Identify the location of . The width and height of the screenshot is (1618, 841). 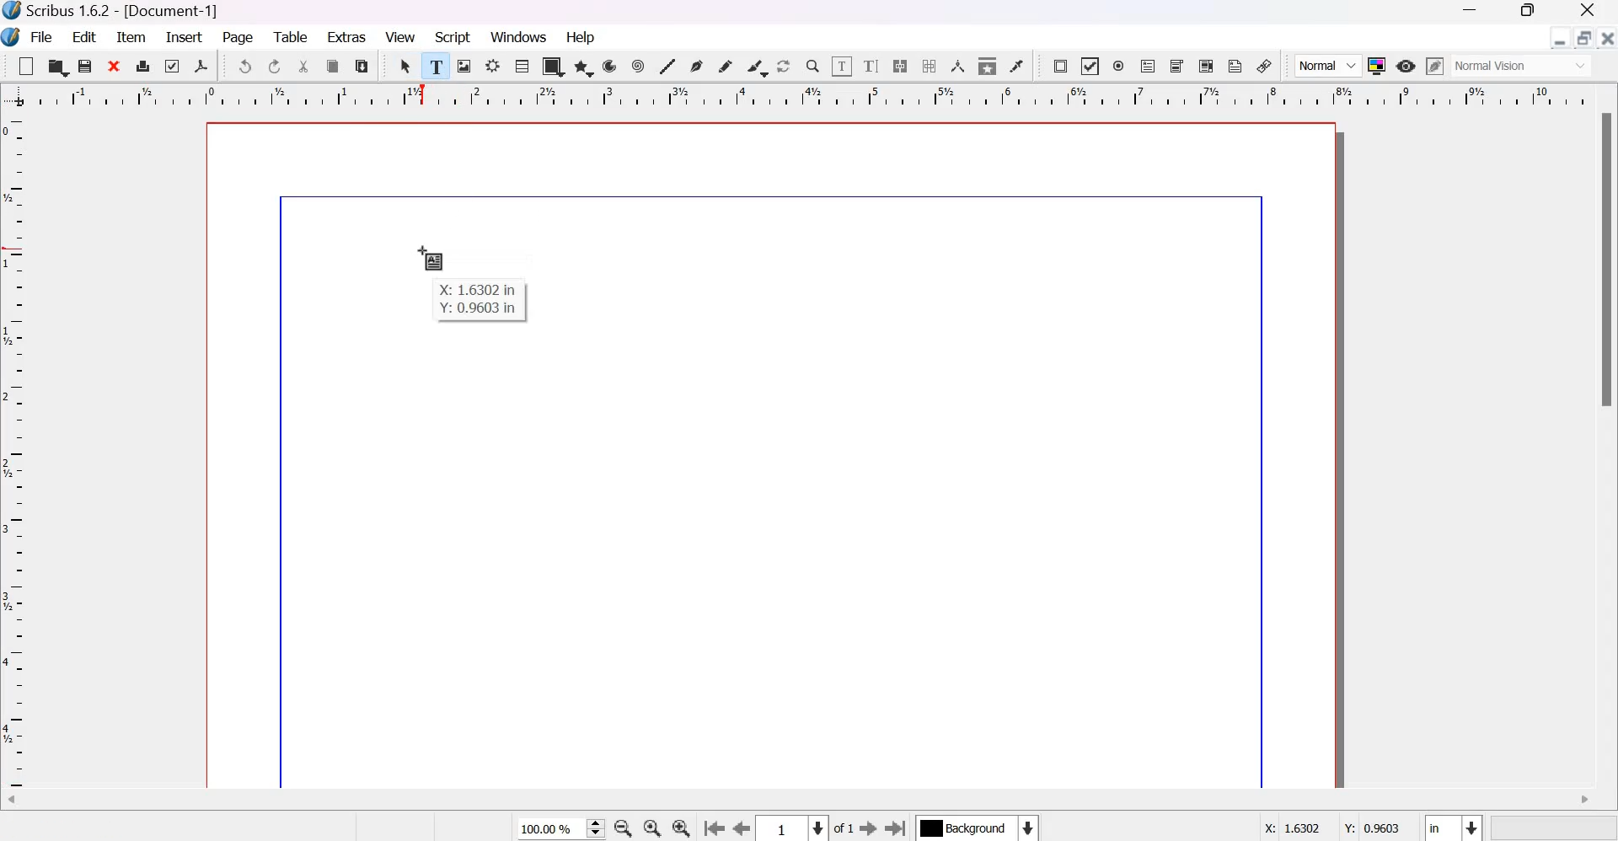
(290, 37).